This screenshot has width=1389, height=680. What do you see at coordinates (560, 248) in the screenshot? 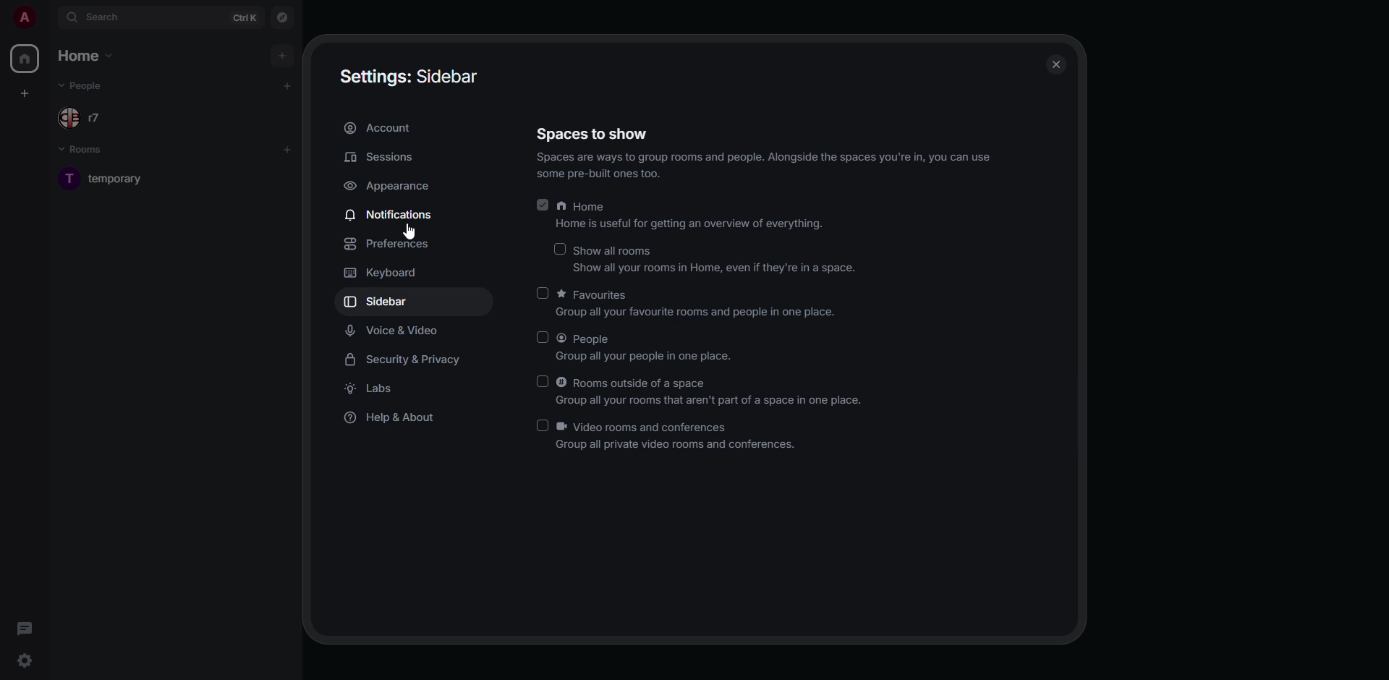
I see `click to enable` at bounding box center [560, 248].